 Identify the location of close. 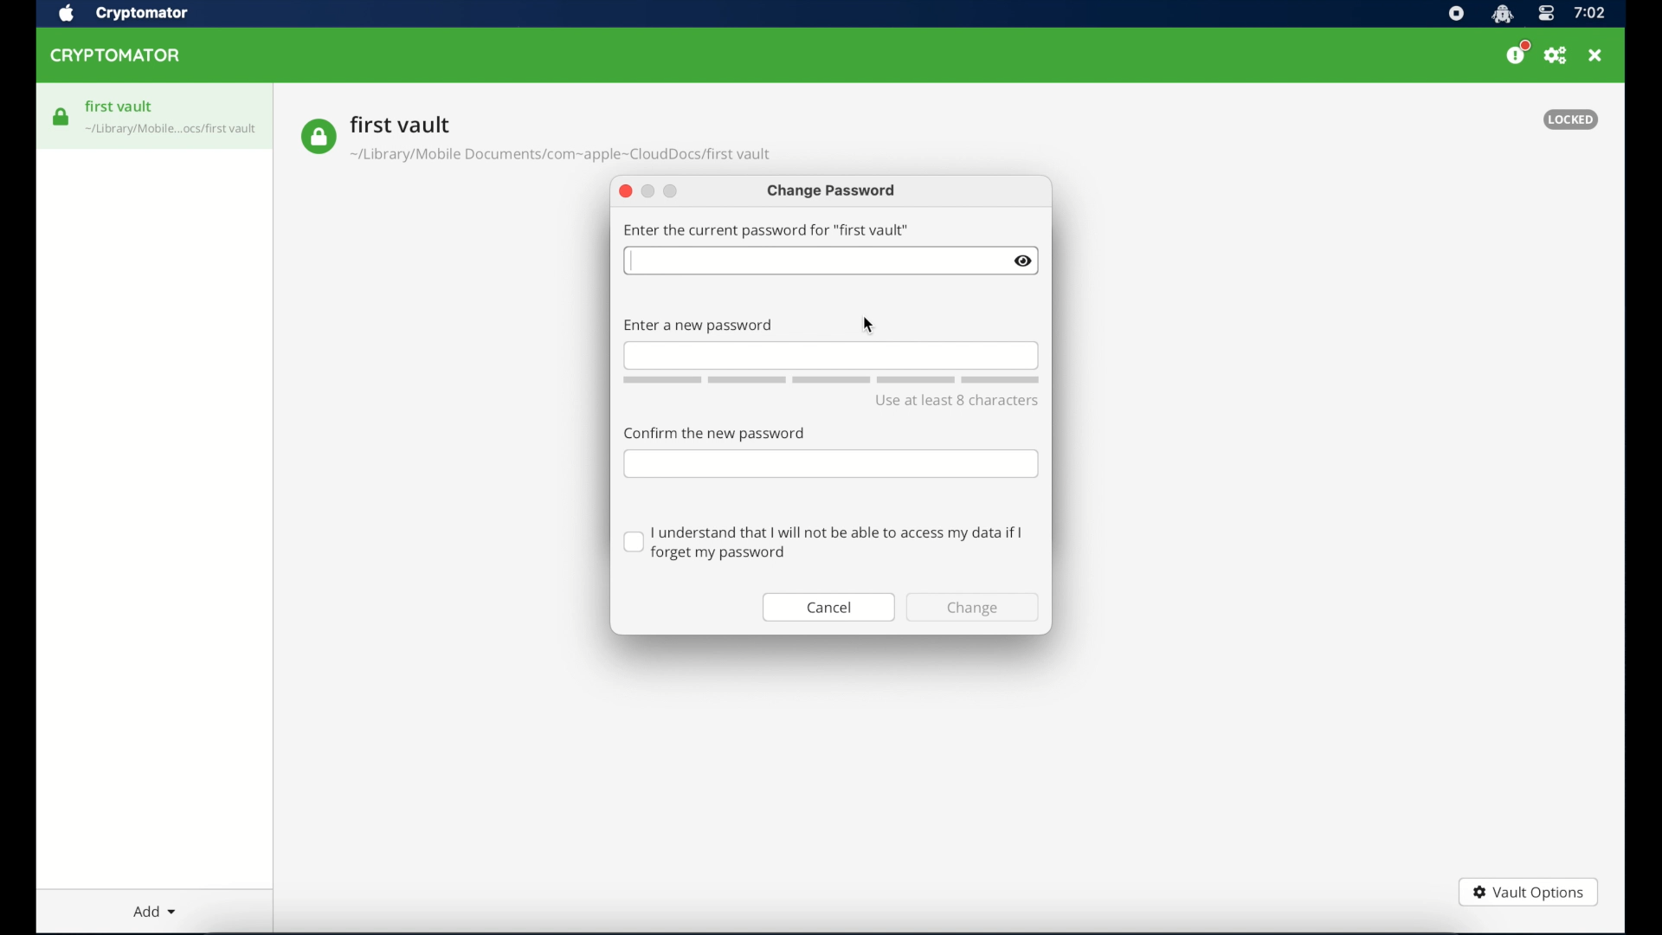
(1595, 55).